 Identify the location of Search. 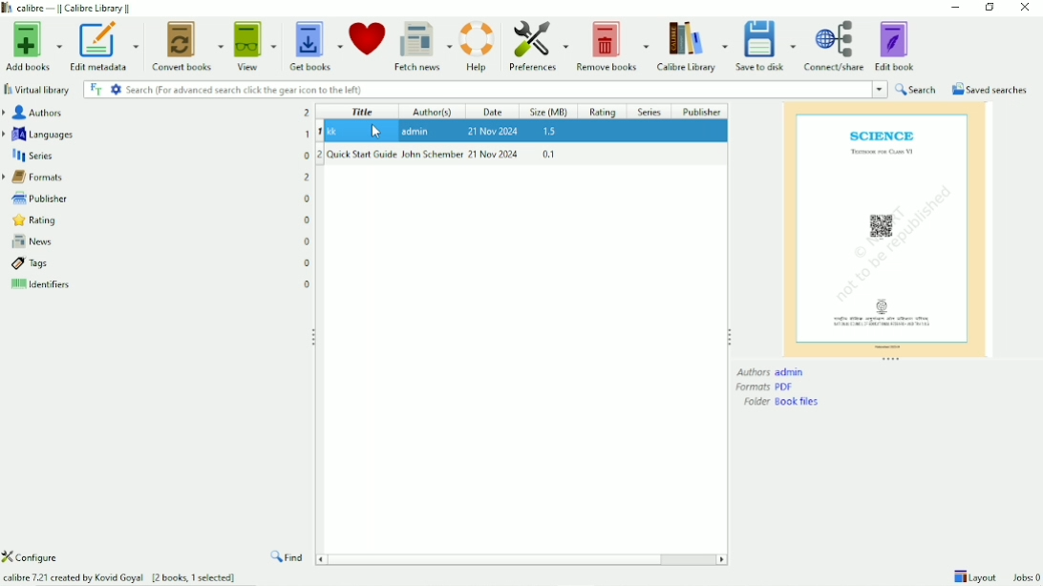
(477, 89).